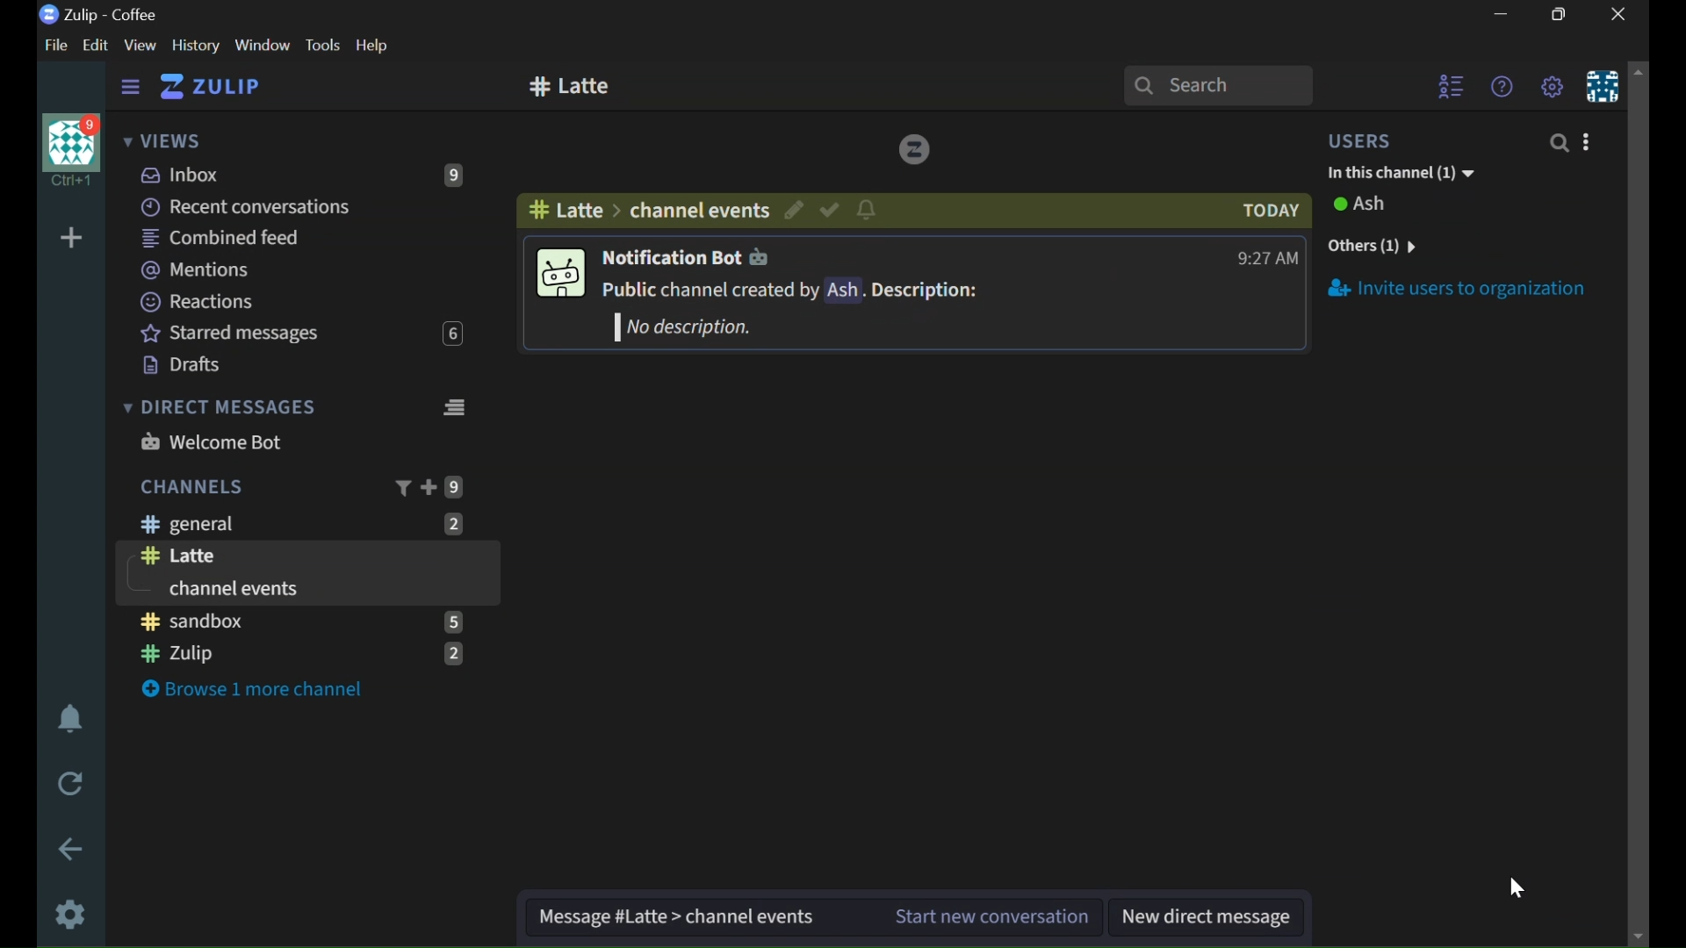 The image size is (1686, 948). Describe the element at coordinates (372, 45) in the screenshot. I see `HELP` at that location.